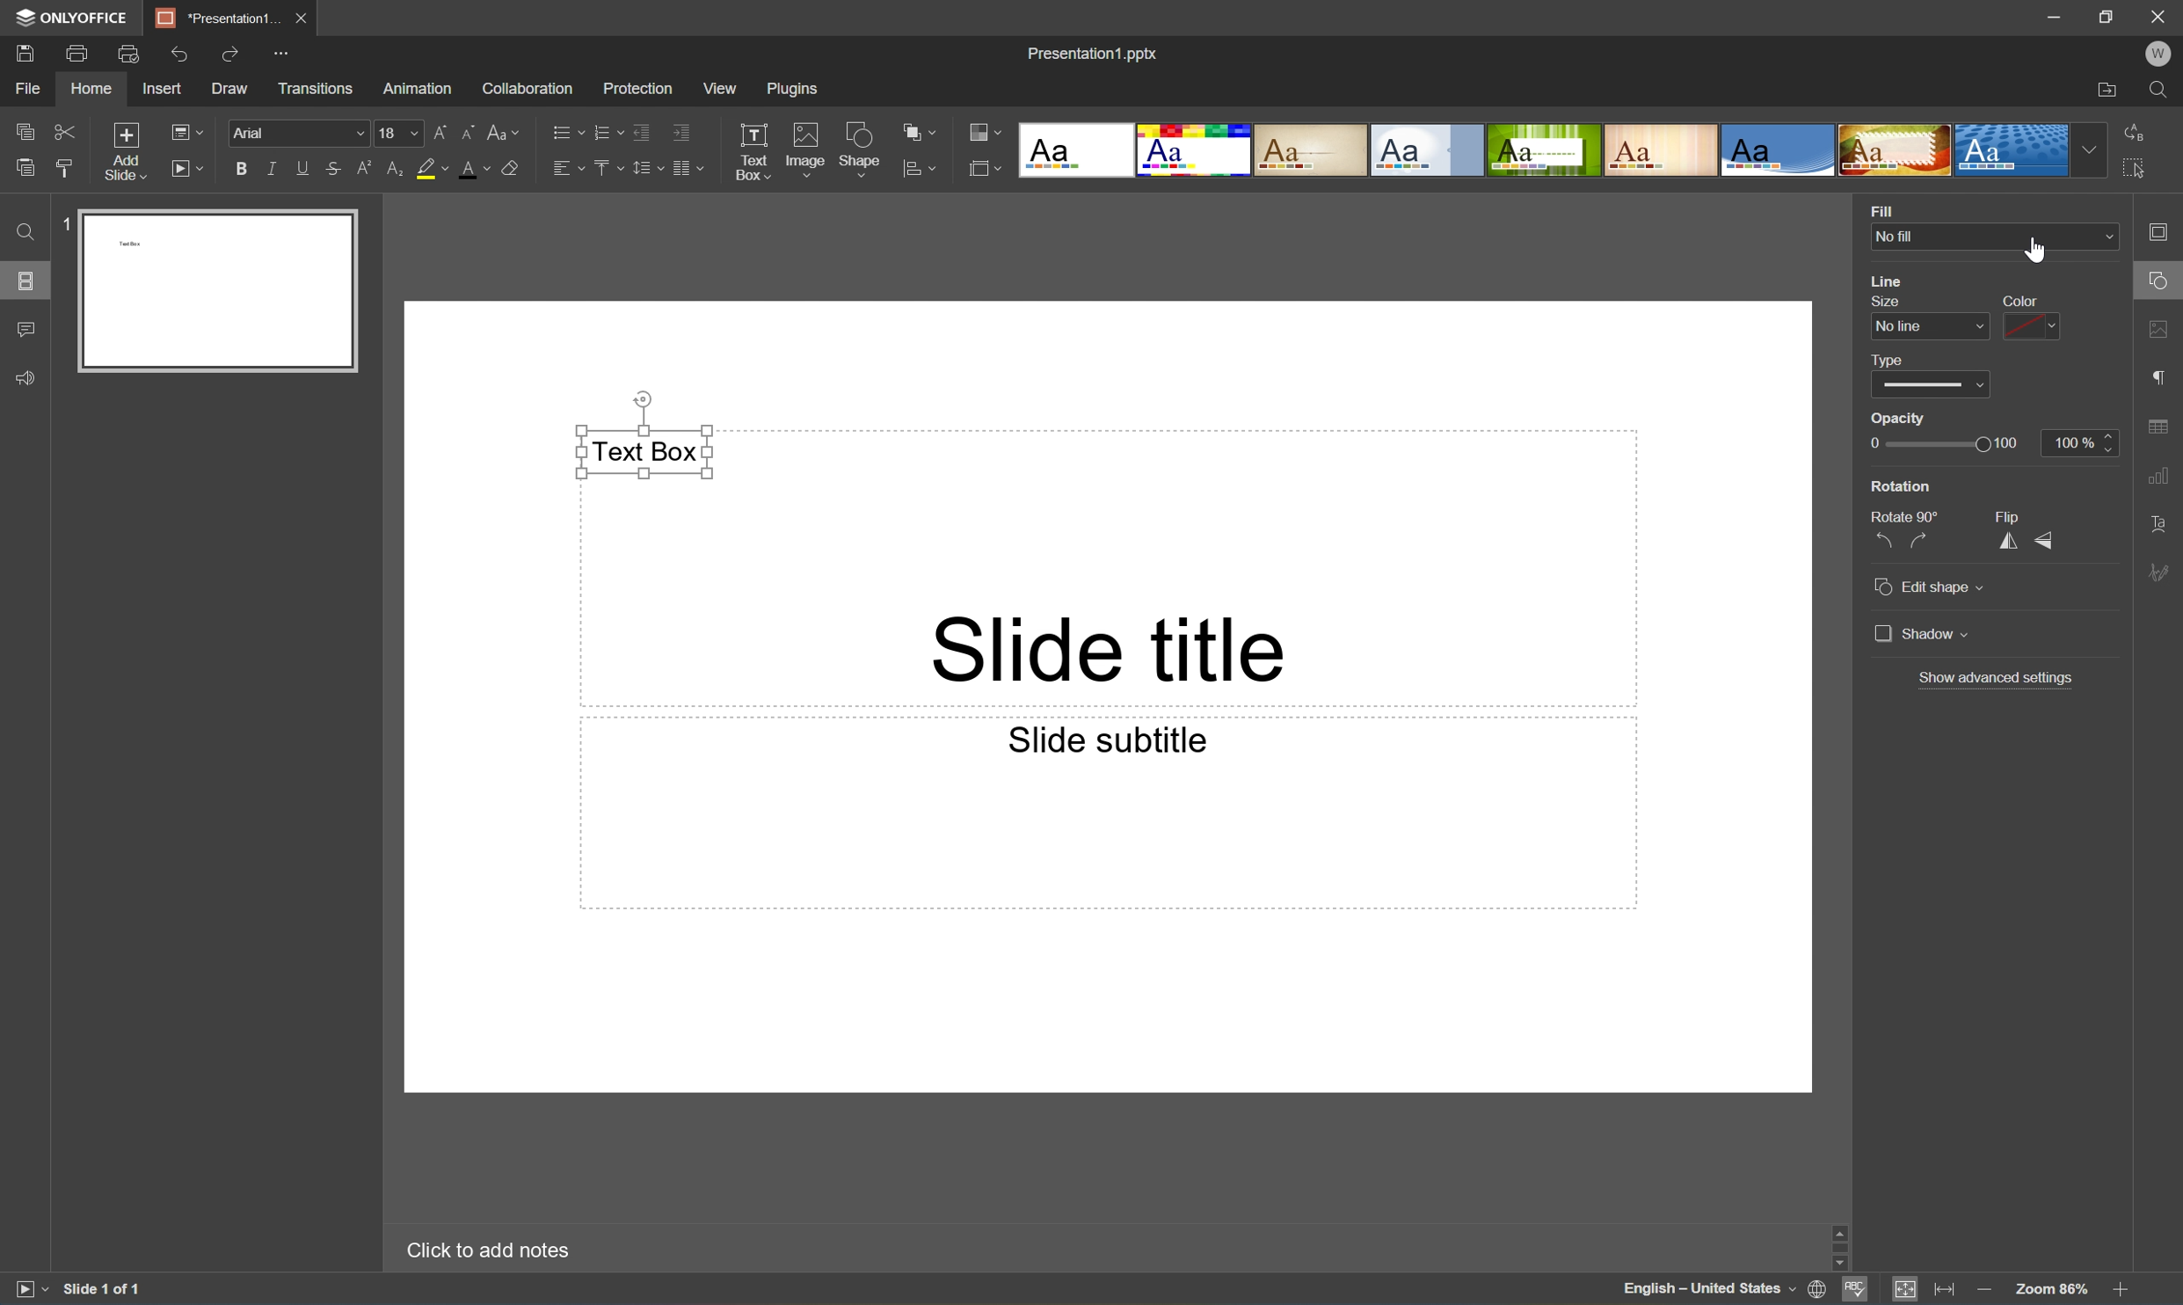 The image size is (2183, 1305). What do you see at coordinates (2164, 571) in the screenshot?
I see `Signature settings` at bounding box center [2164, 571].